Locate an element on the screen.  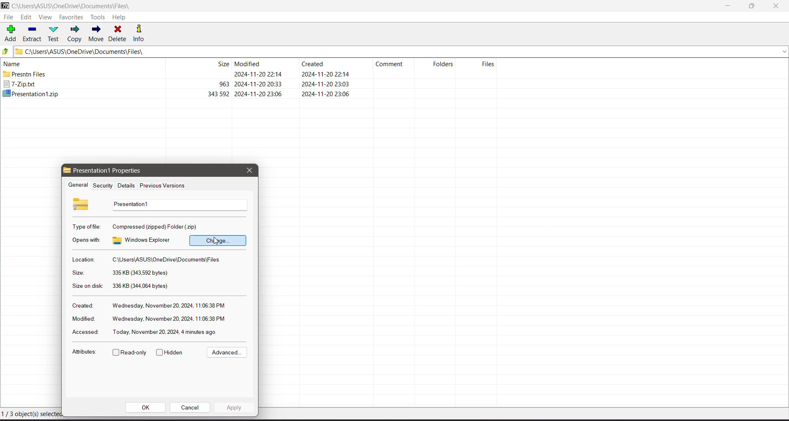
Current Selection is located at coordinates (30, 415).